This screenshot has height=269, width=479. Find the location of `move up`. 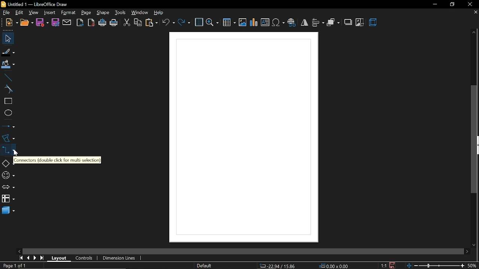

move up is located at coordinates (474, 33).